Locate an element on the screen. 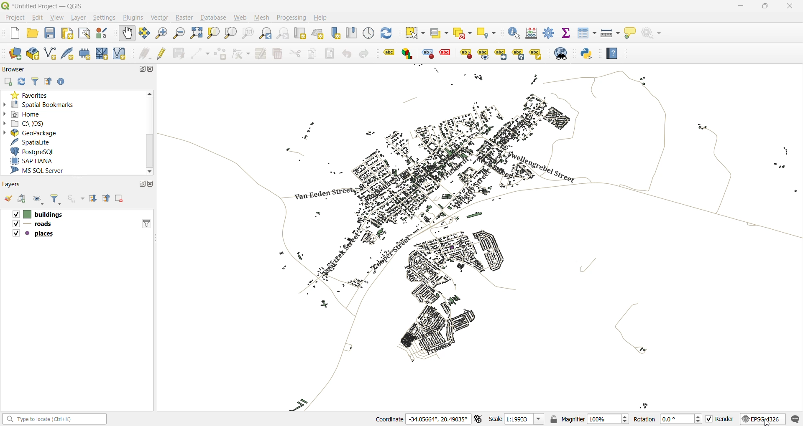 This screenshot has height=426, width=803. new map view is located at coordinates (301, 33).